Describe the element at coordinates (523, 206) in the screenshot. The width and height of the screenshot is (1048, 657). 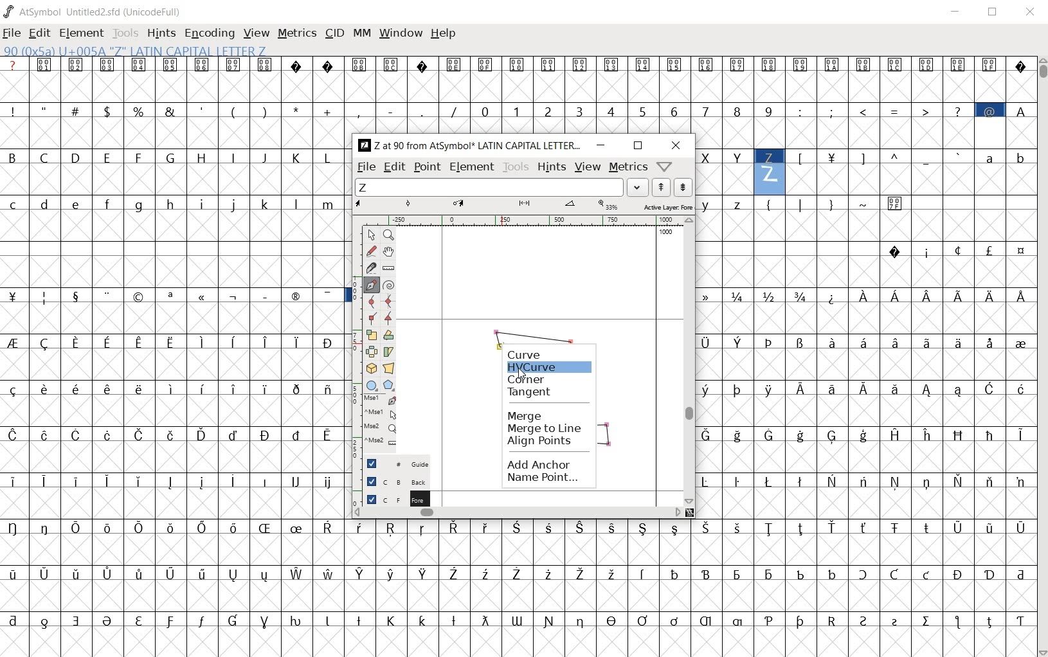
I see `Active Layer: Fore` at that location.